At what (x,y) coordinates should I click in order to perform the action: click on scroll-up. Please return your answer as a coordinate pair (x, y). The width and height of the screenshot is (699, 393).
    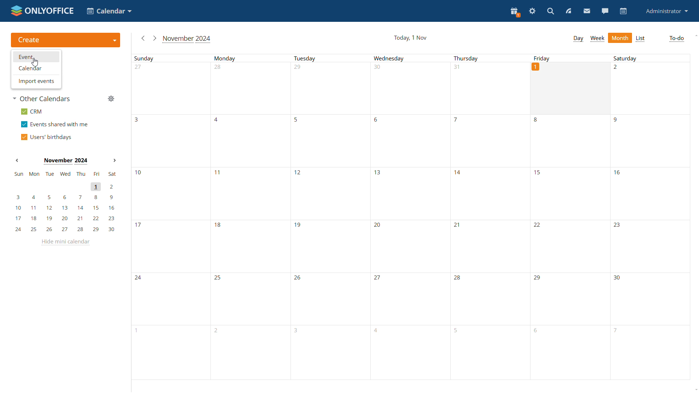
    Looking at the image, I should click on (695, 35).